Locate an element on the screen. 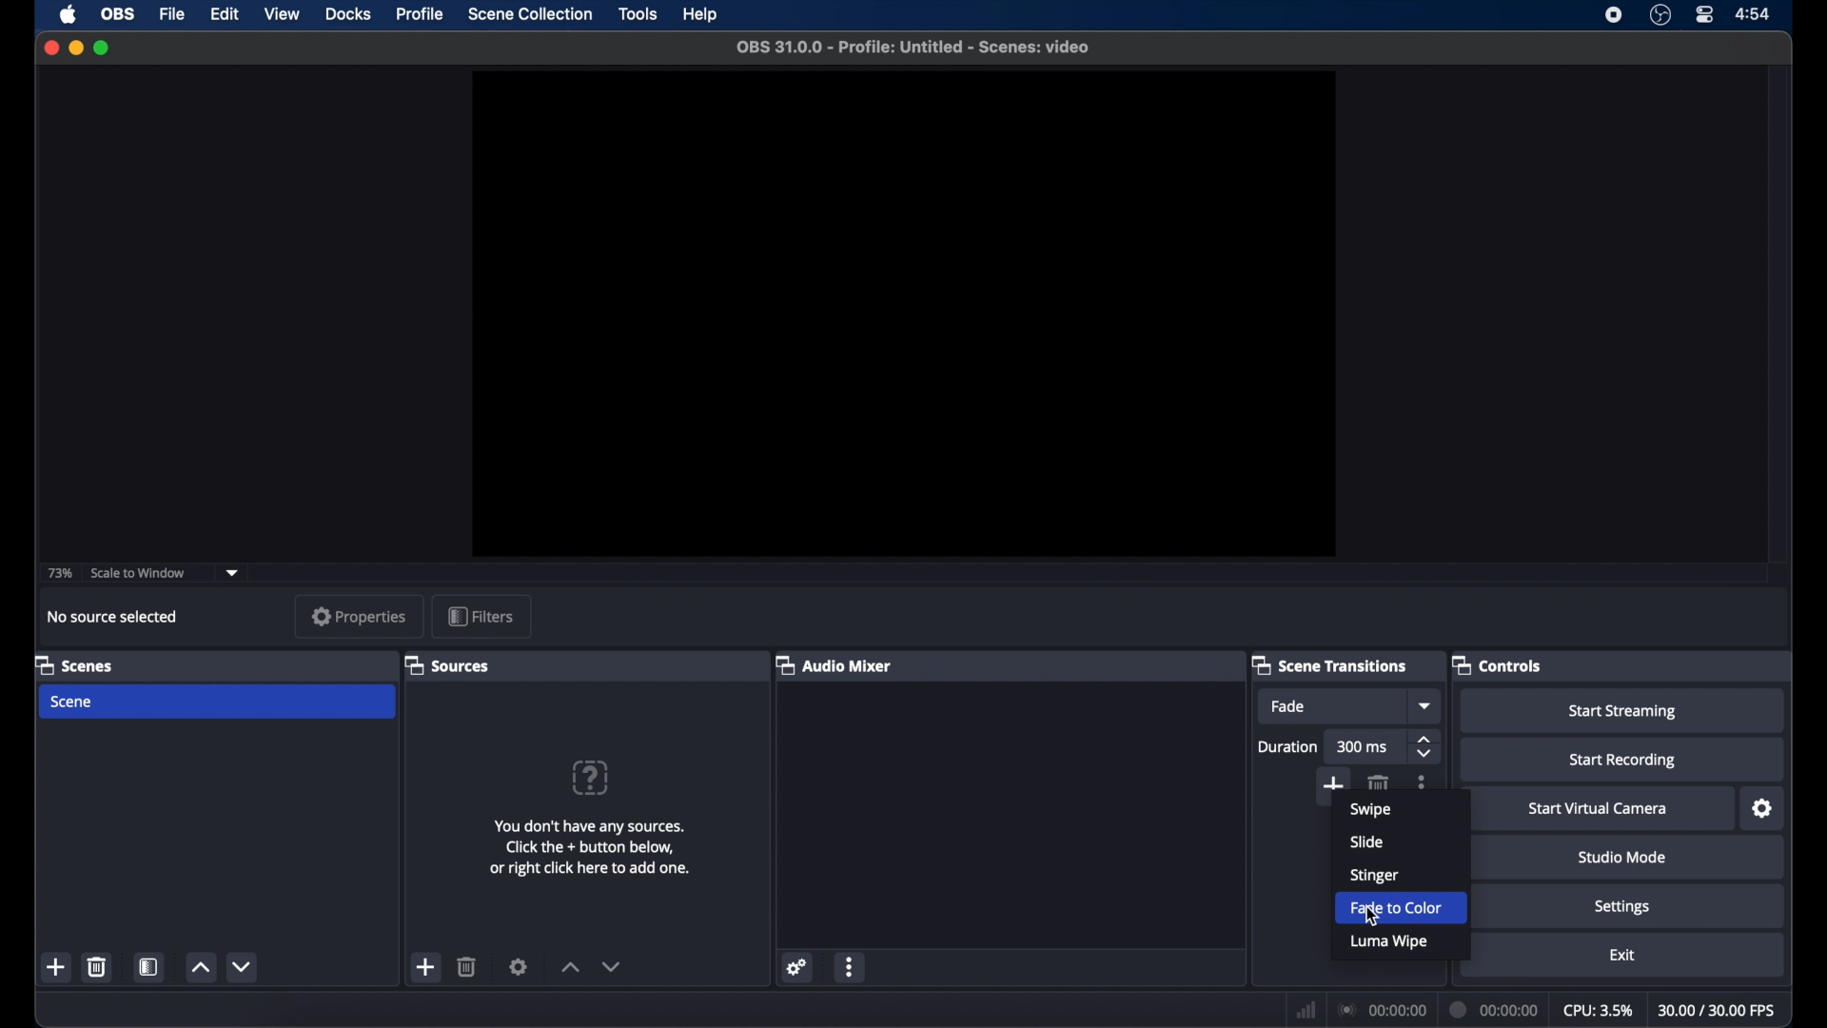 This screenshot has height=1028, width=1827. network is located at coordinates (1306, 1008).